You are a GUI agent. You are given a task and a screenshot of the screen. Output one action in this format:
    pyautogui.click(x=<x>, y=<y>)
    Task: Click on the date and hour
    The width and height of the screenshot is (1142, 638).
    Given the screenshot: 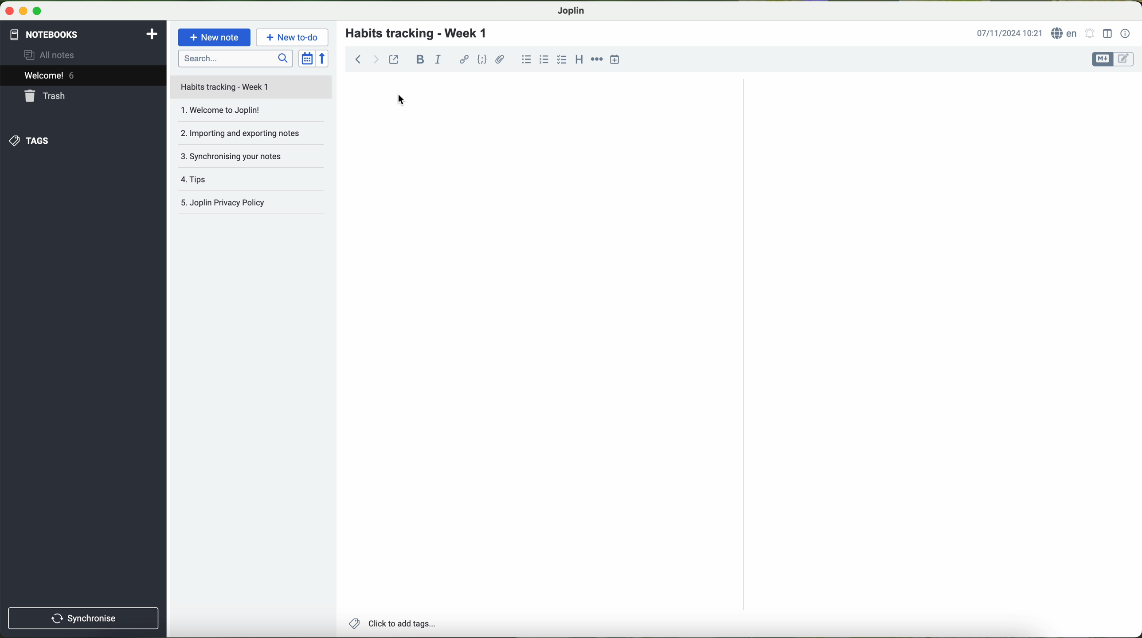 What is the action you would take?
    pyautogui.click(x=1009, y=32)
    